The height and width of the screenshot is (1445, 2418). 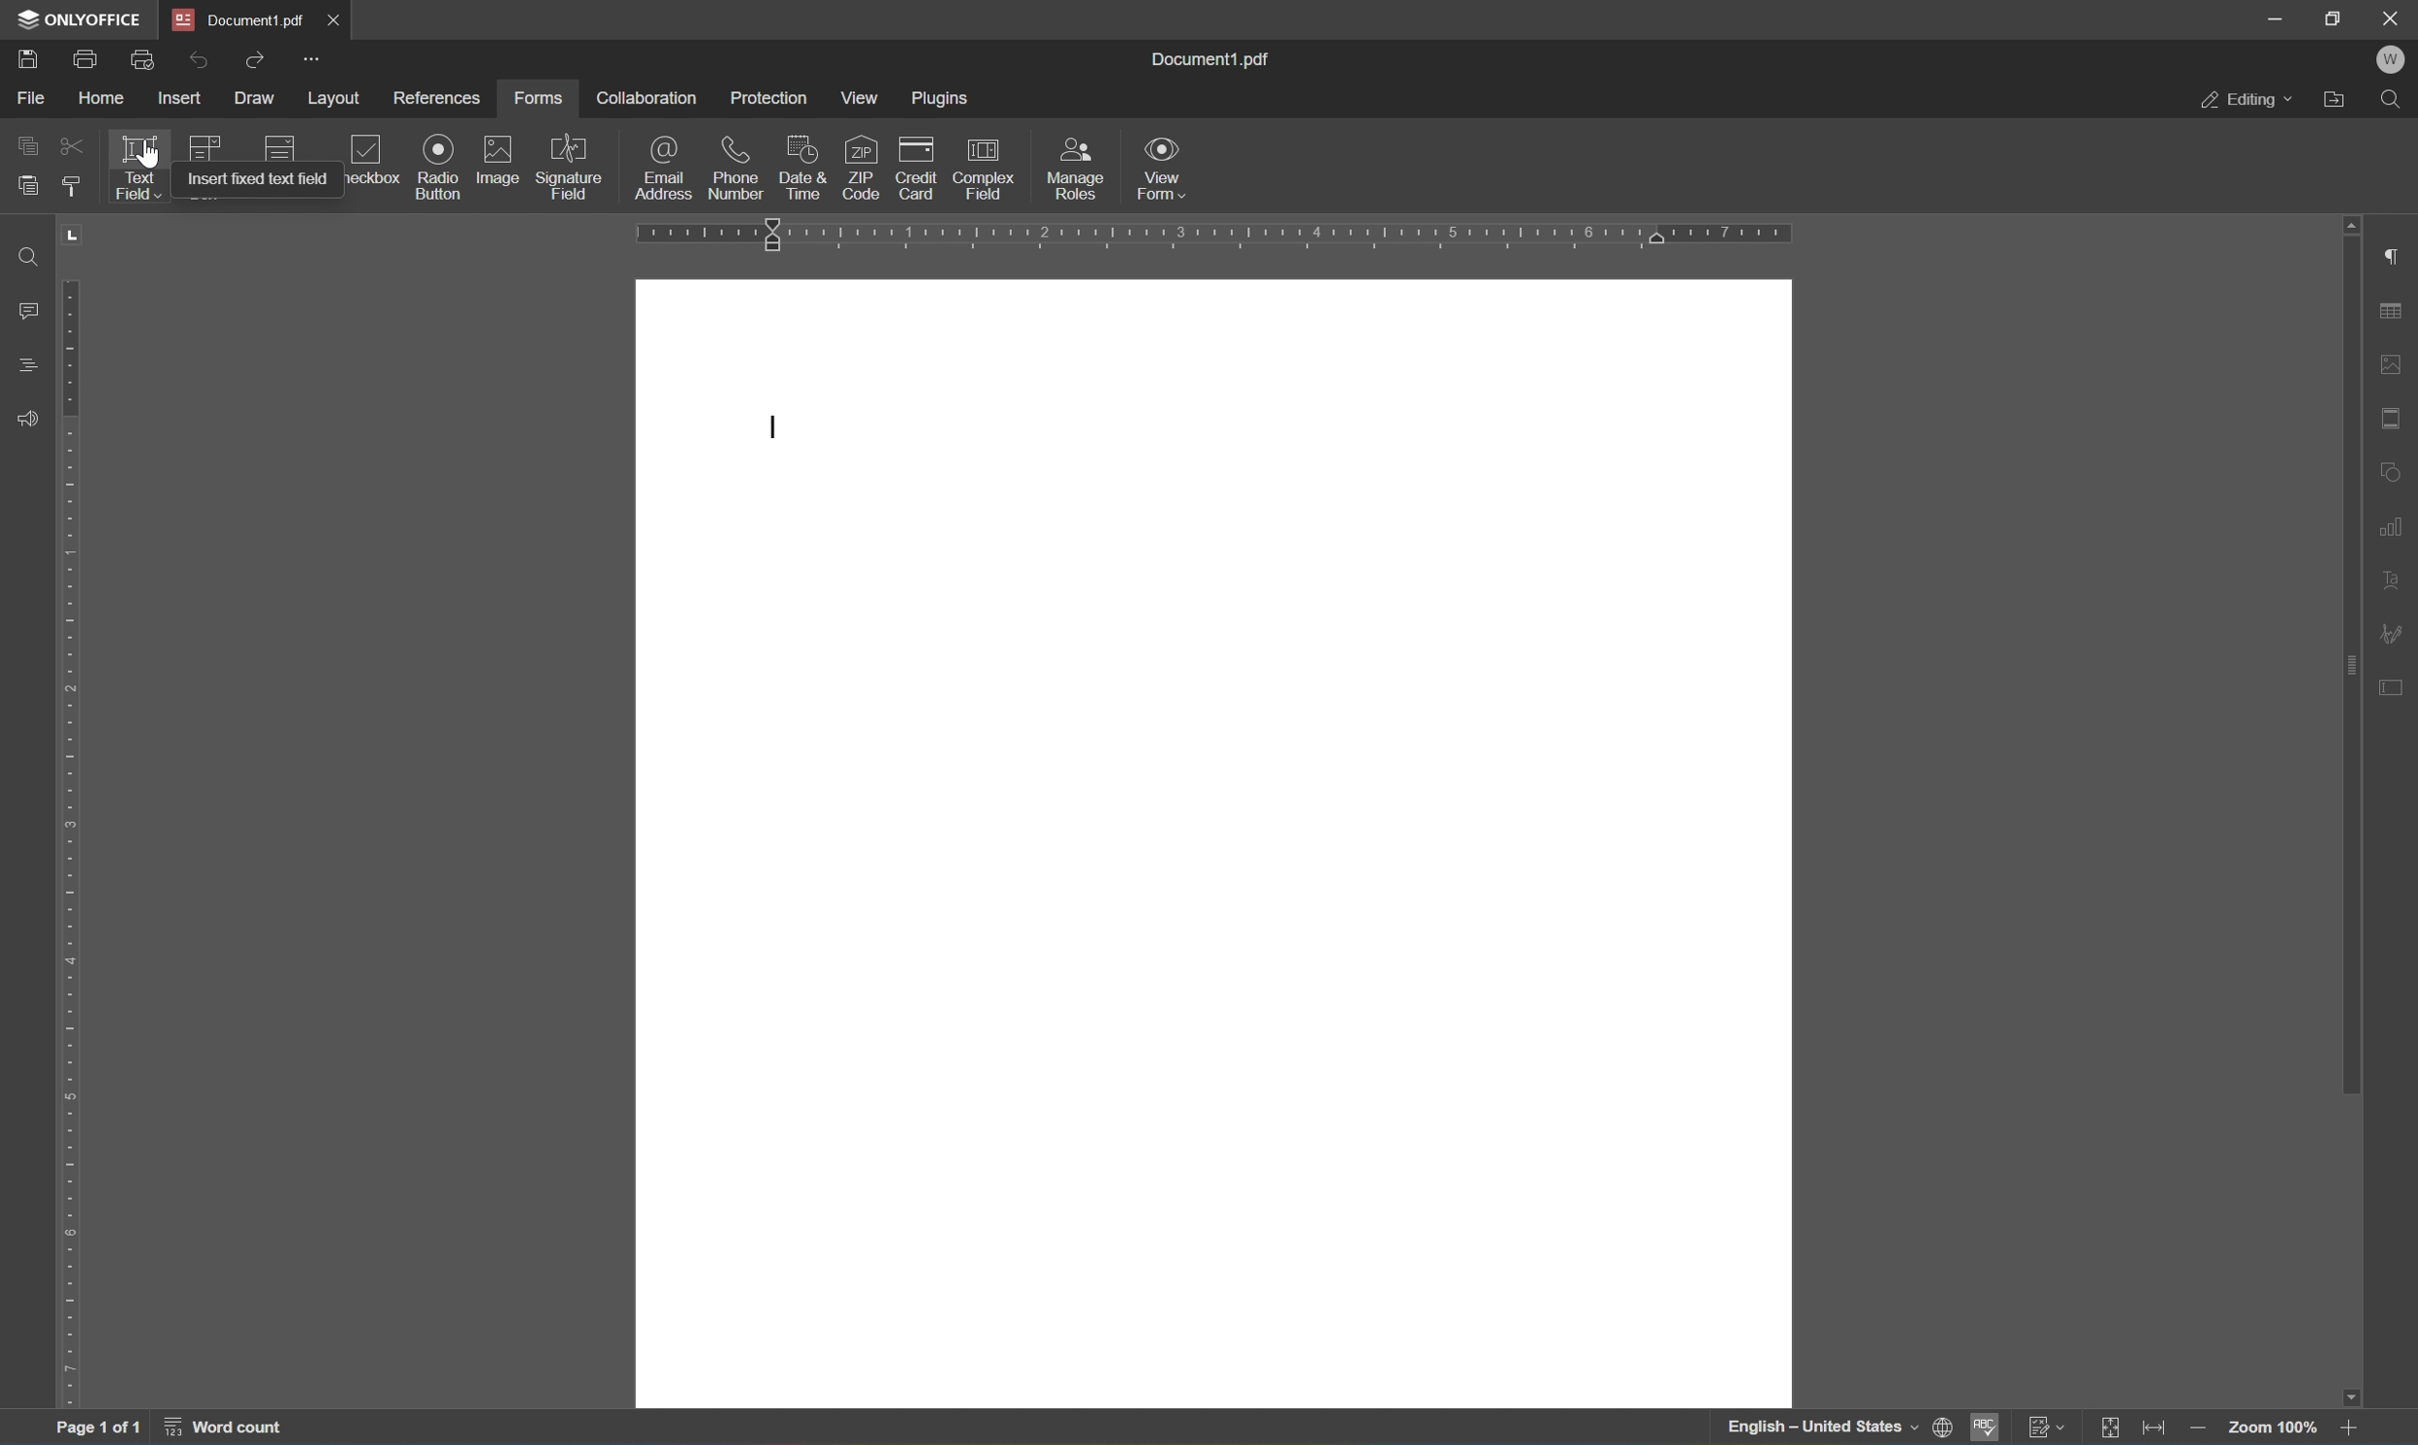 I want to click on insert fixed text field, so click(x=257, y=176).